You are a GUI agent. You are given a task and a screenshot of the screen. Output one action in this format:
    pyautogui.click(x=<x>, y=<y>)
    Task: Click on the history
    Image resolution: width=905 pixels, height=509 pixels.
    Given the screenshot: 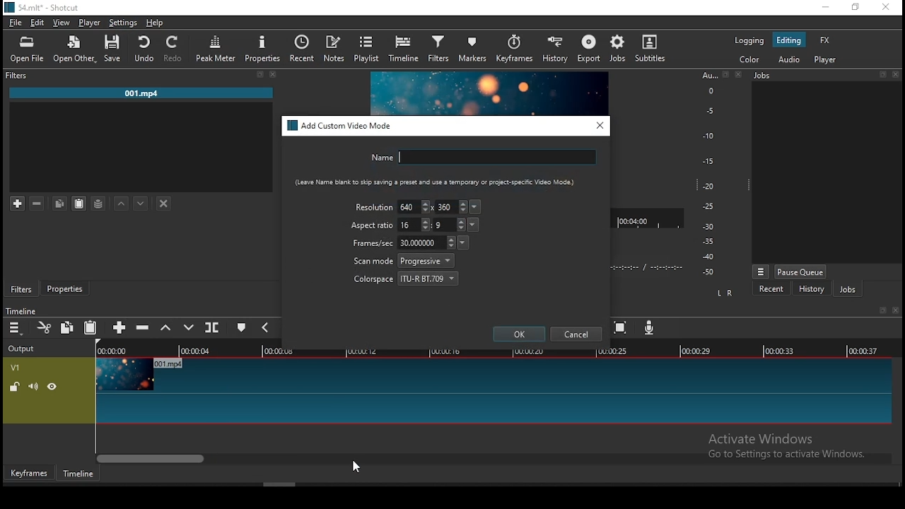 What is the action you would take?
    pyautogui.click(x=552, y=50)
    